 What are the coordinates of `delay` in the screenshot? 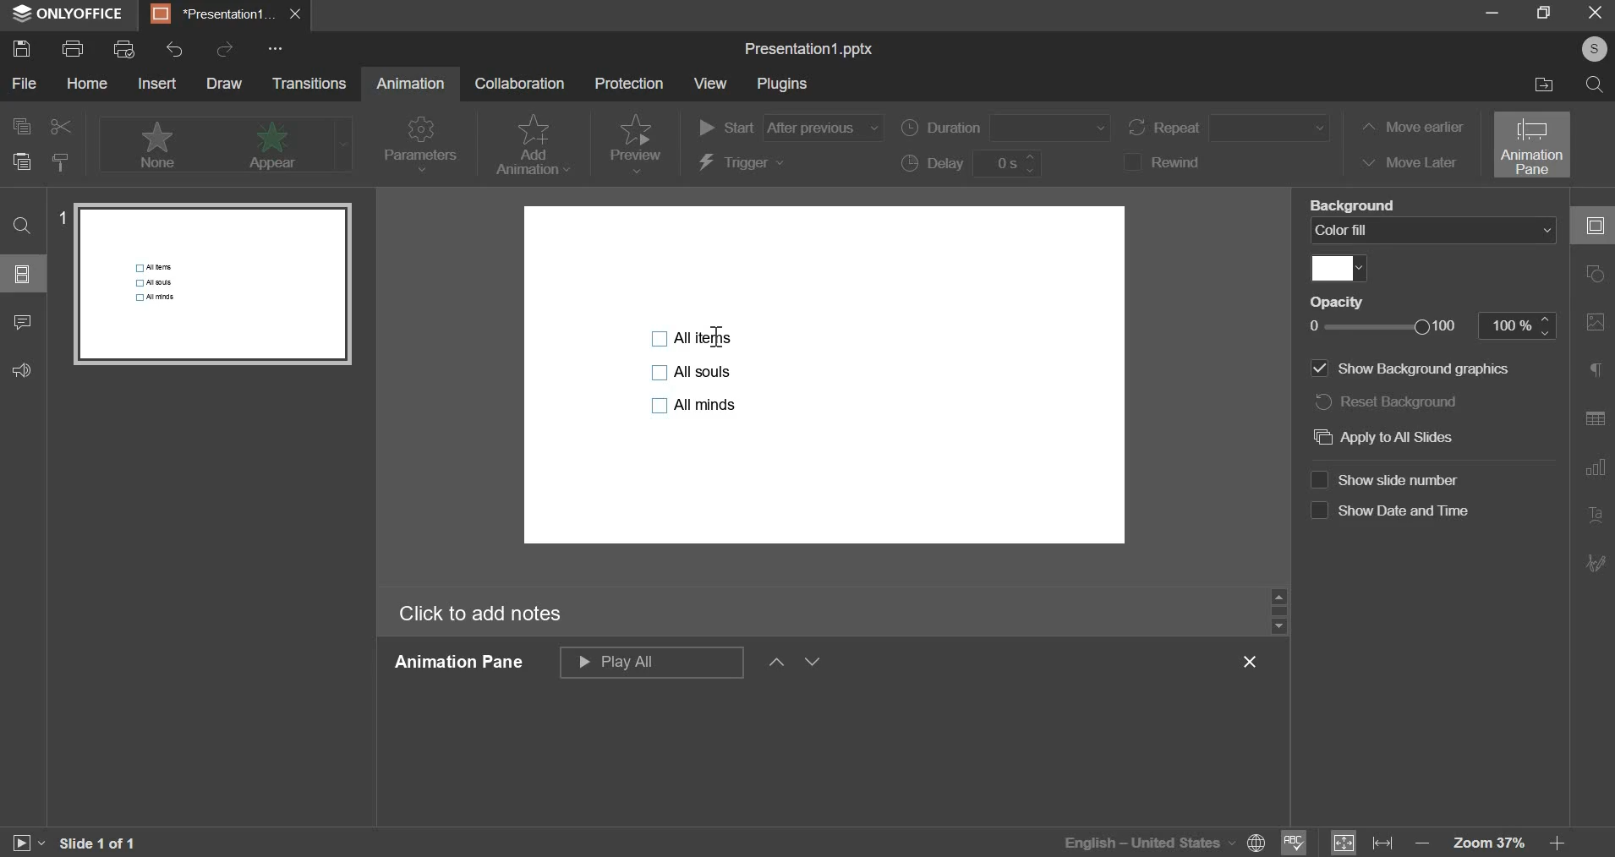 It's located at (975, 164).